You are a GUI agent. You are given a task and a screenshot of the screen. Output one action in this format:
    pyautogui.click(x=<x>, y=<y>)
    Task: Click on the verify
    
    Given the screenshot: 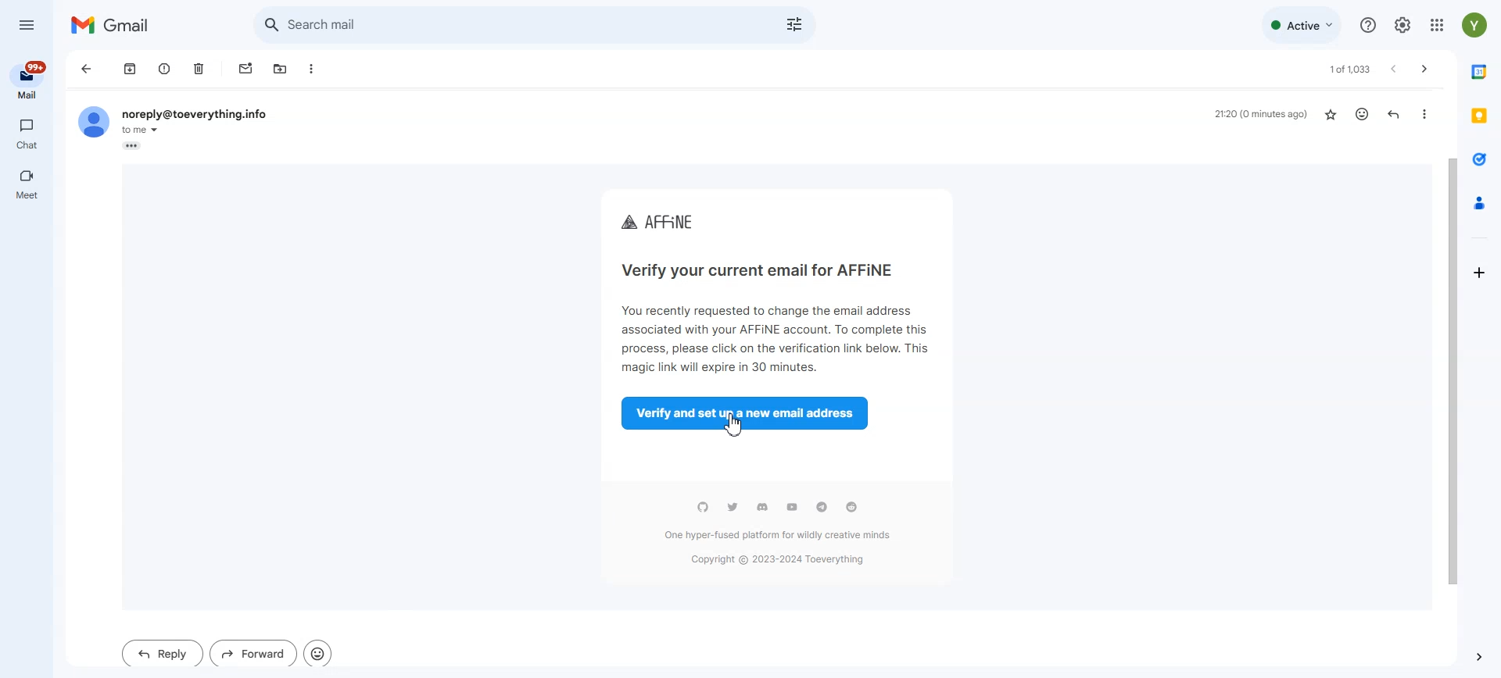 What is the action you would take?
    pyautogui.click(x=755, y=268)
    